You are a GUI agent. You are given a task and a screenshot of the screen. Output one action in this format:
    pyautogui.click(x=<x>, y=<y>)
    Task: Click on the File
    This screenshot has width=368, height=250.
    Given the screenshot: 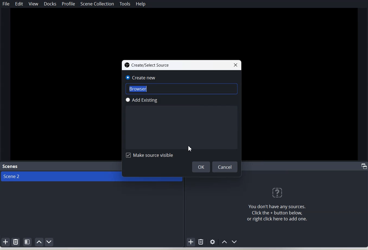 What is the action you would take?
    pyautogui.click(x=6, y=4)
    